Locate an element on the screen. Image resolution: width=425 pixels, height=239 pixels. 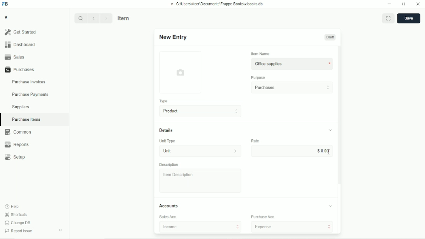
FB is located at coordinates (5, 4).